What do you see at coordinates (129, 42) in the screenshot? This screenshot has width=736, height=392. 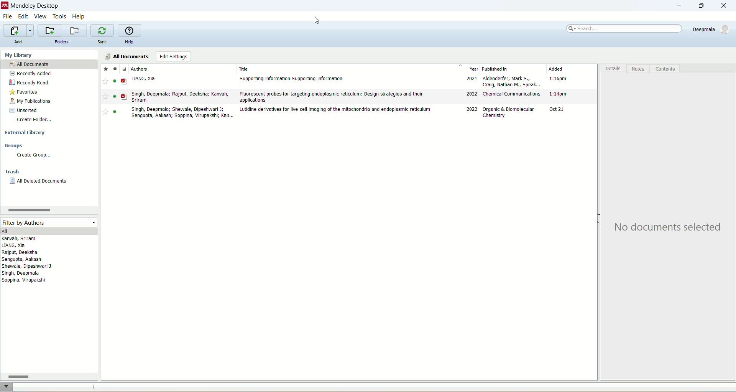 I see `help` at bounding box center [129, 42].